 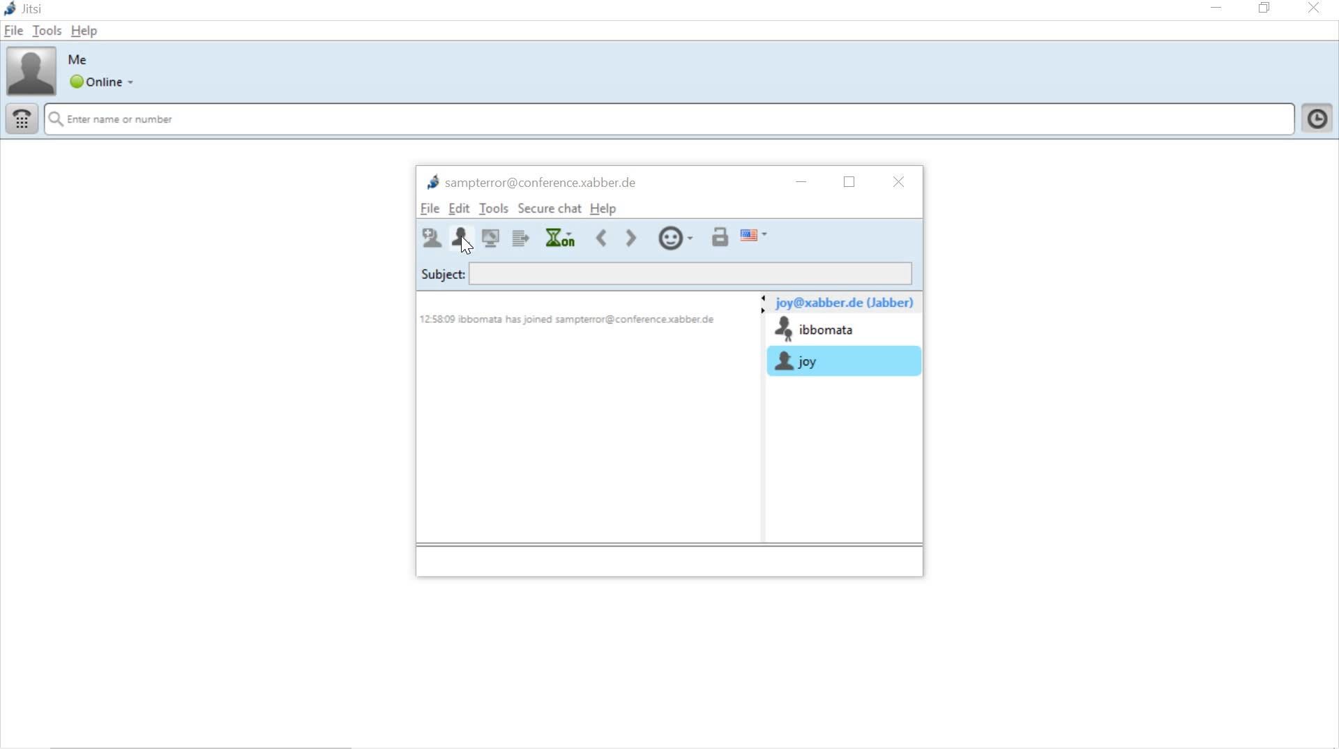 I want to click on history, so click(x=560, y=238).